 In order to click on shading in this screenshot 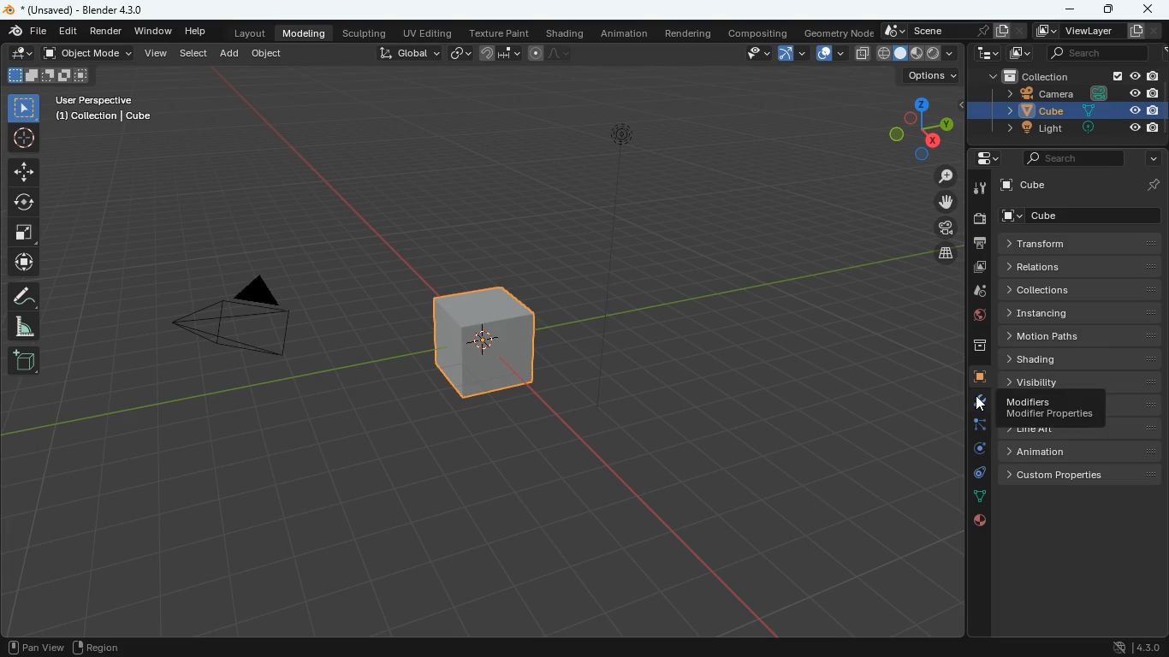, I will do `click(567, 33)`.